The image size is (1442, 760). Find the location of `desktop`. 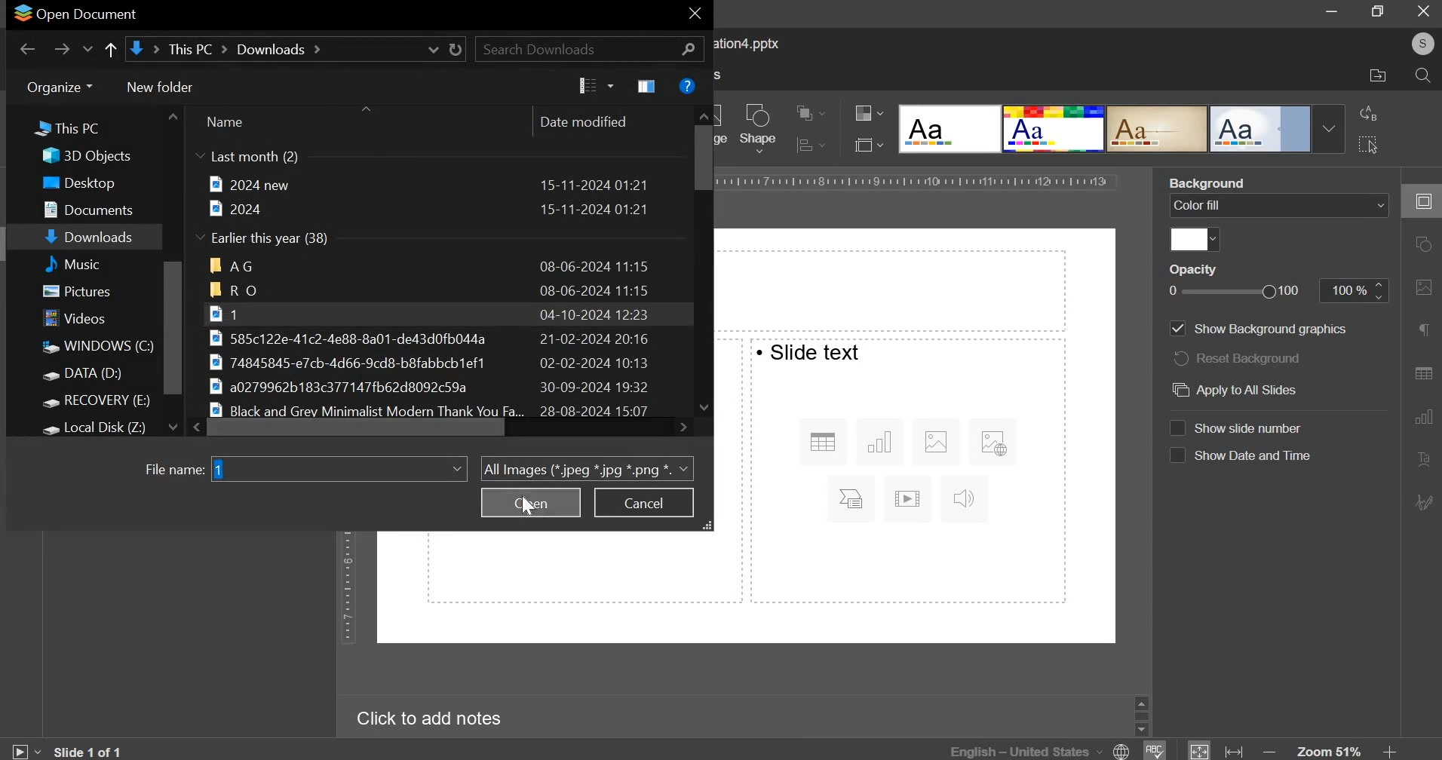

desktop is located at coordinates (88, 183).